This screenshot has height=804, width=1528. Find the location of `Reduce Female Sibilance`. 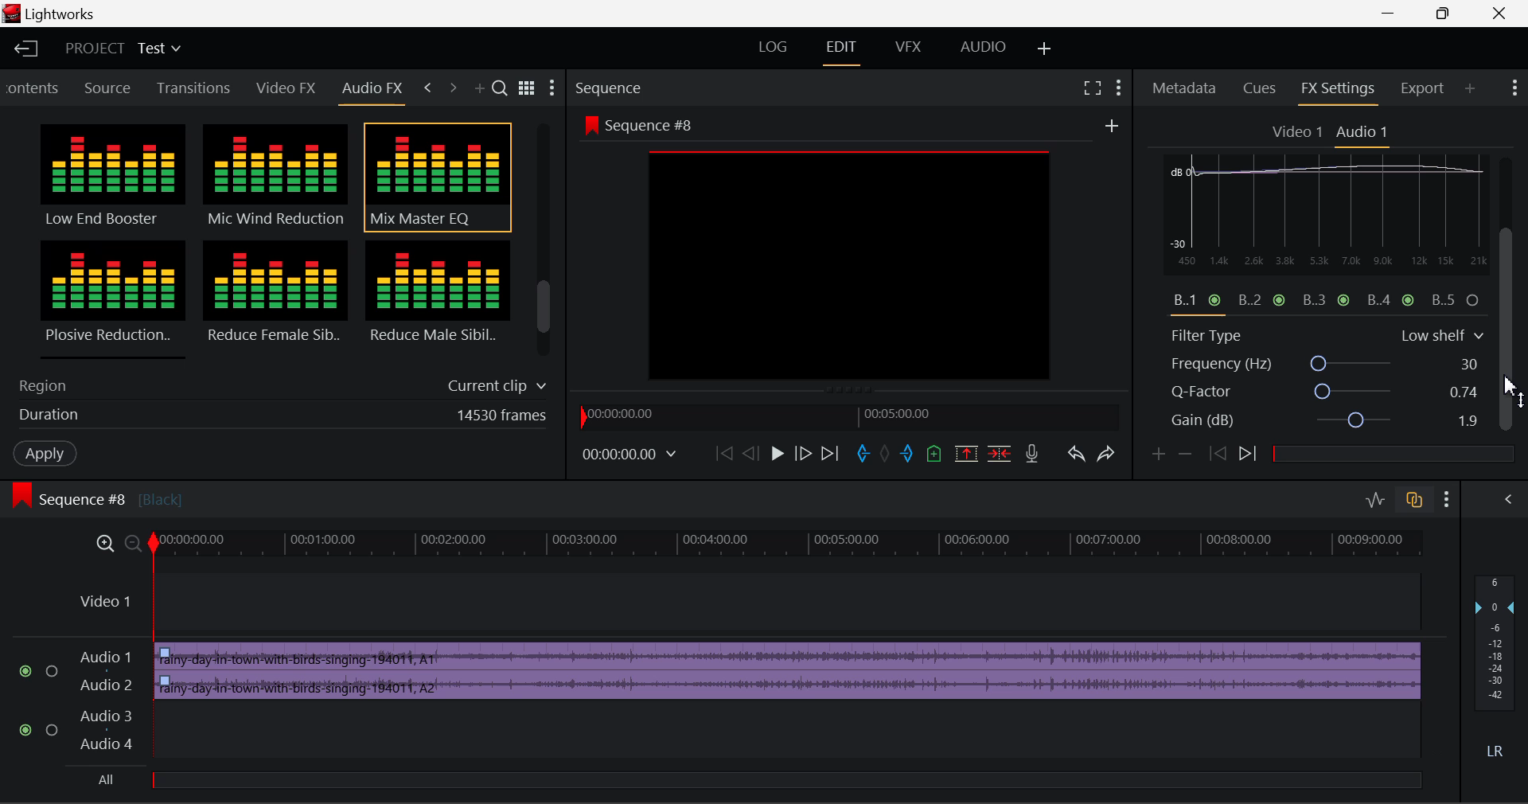

Reduce Female Sibilance is located at coordinates (276, 299).